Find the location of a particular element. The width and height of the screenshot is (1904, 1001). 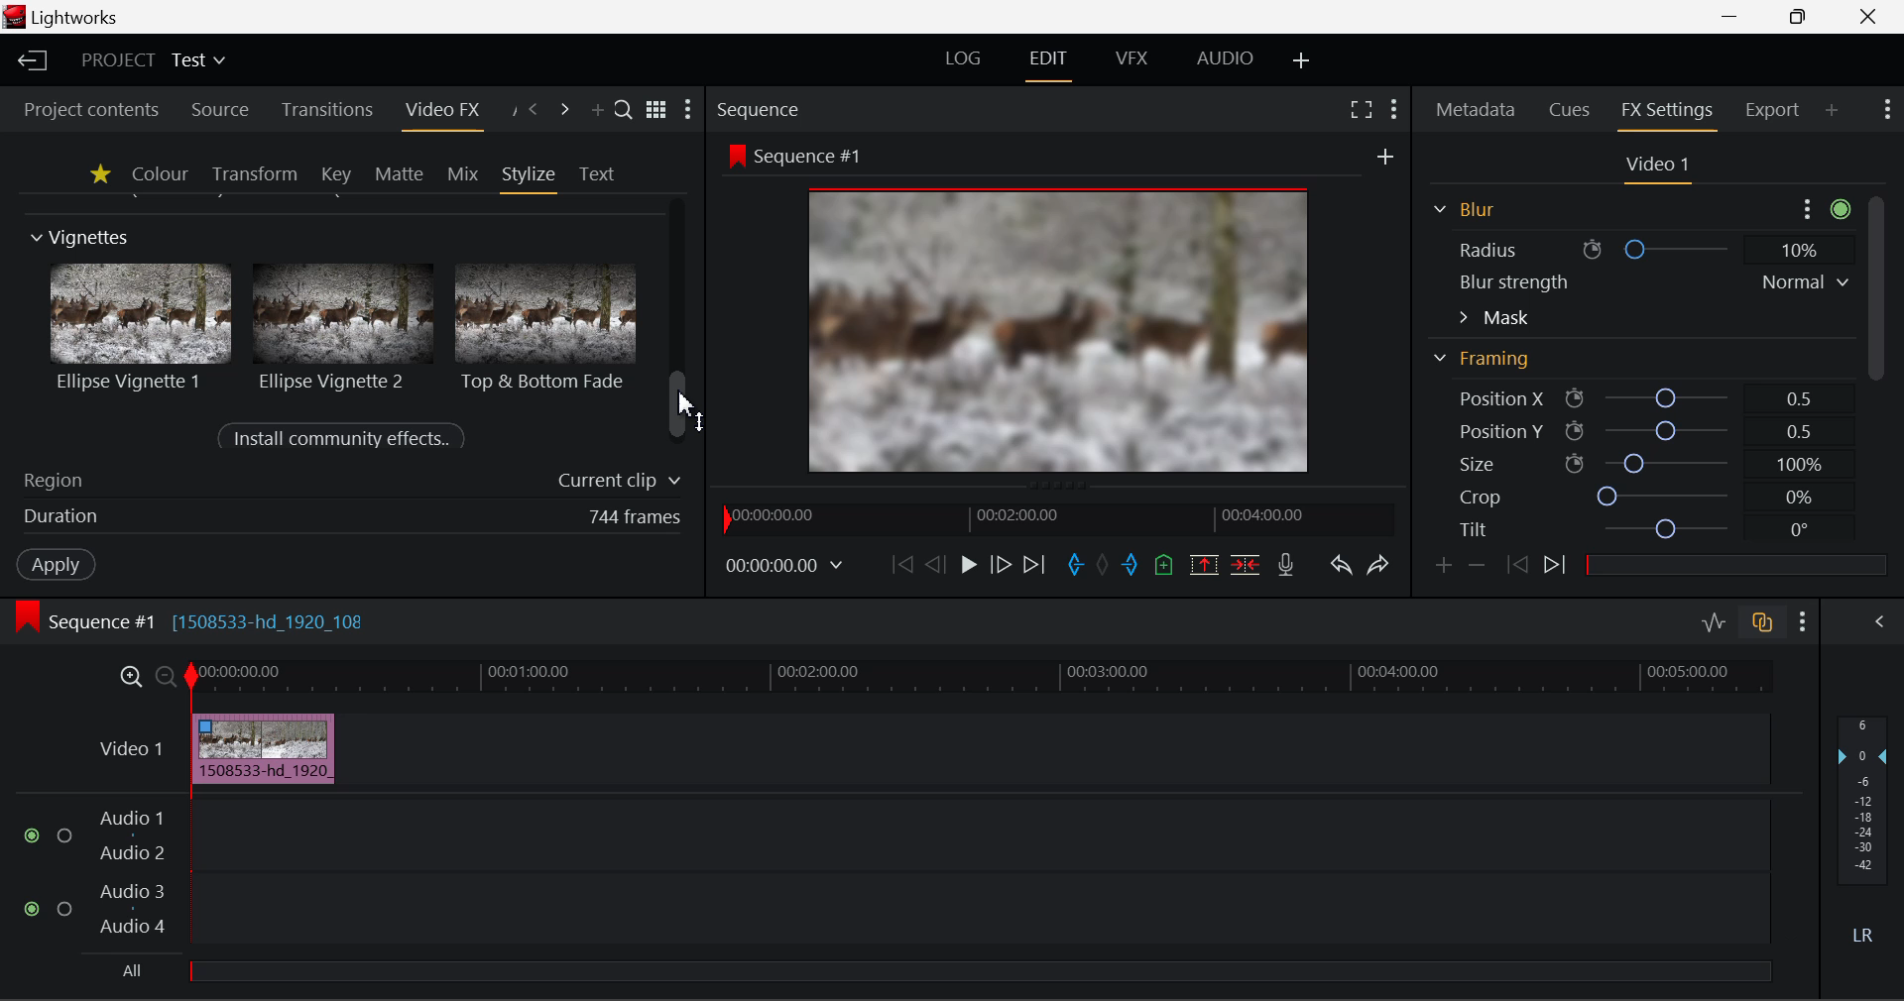

Video 1 Settings is located at coordinates (1658, 167).